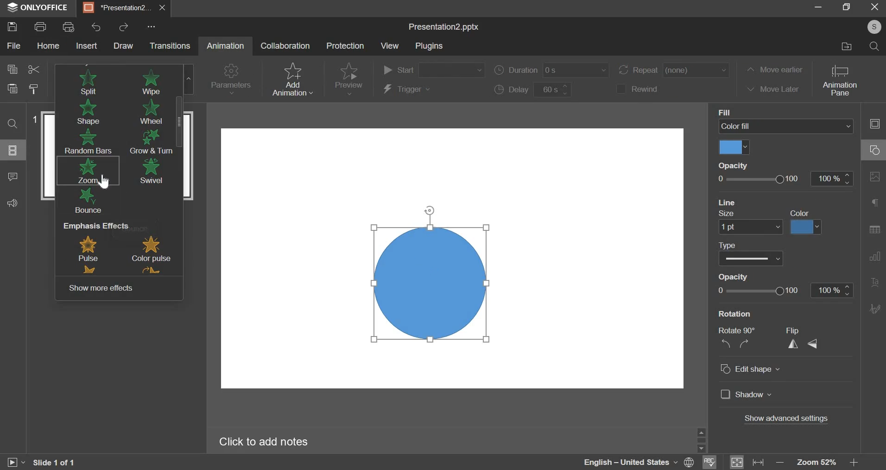 Image resolution: width=886 pixels, height=470 pixels. I want to click on feedback, so click(14, 203).